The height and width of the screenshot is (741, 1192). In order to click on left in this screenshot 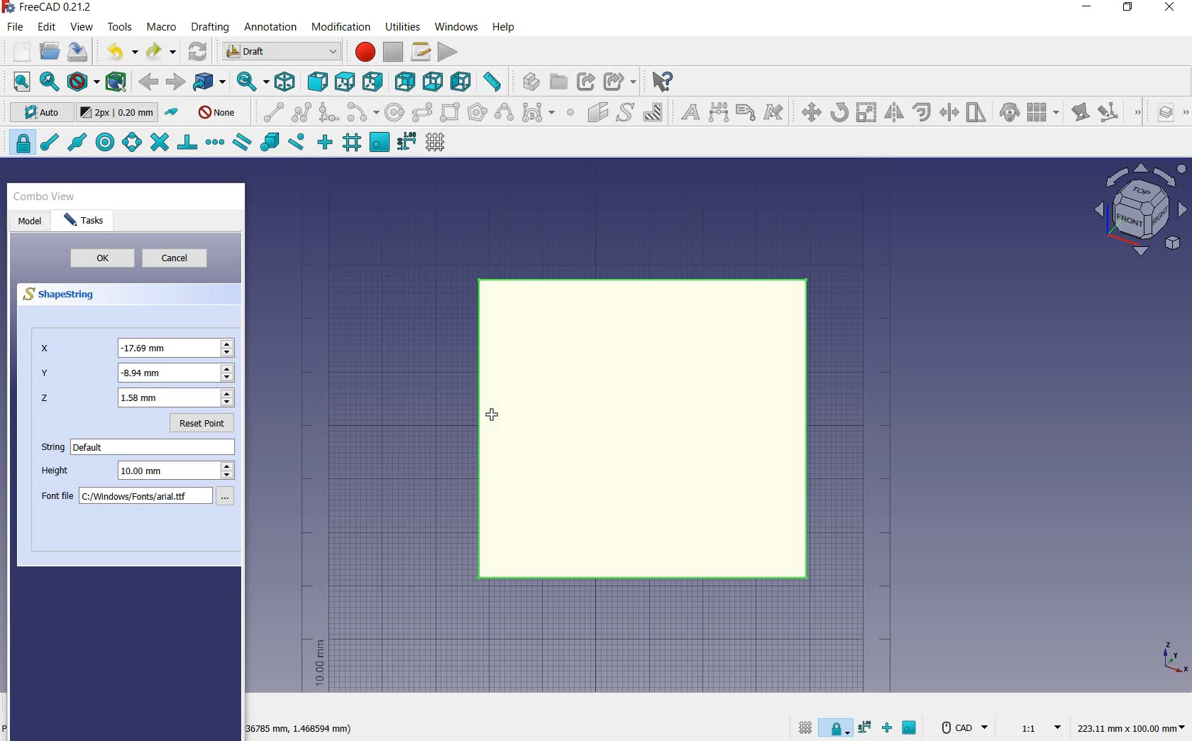, I will do `click(464, 82)`.